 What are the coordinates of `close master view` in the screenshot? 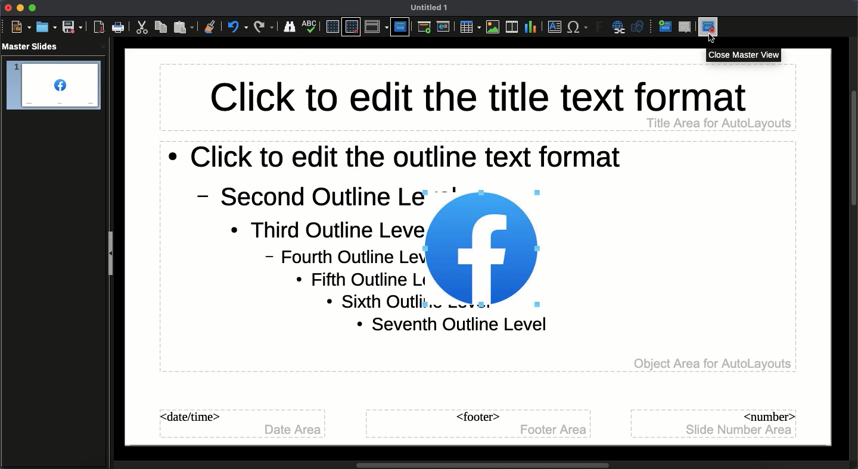 It's located at (708, 25).